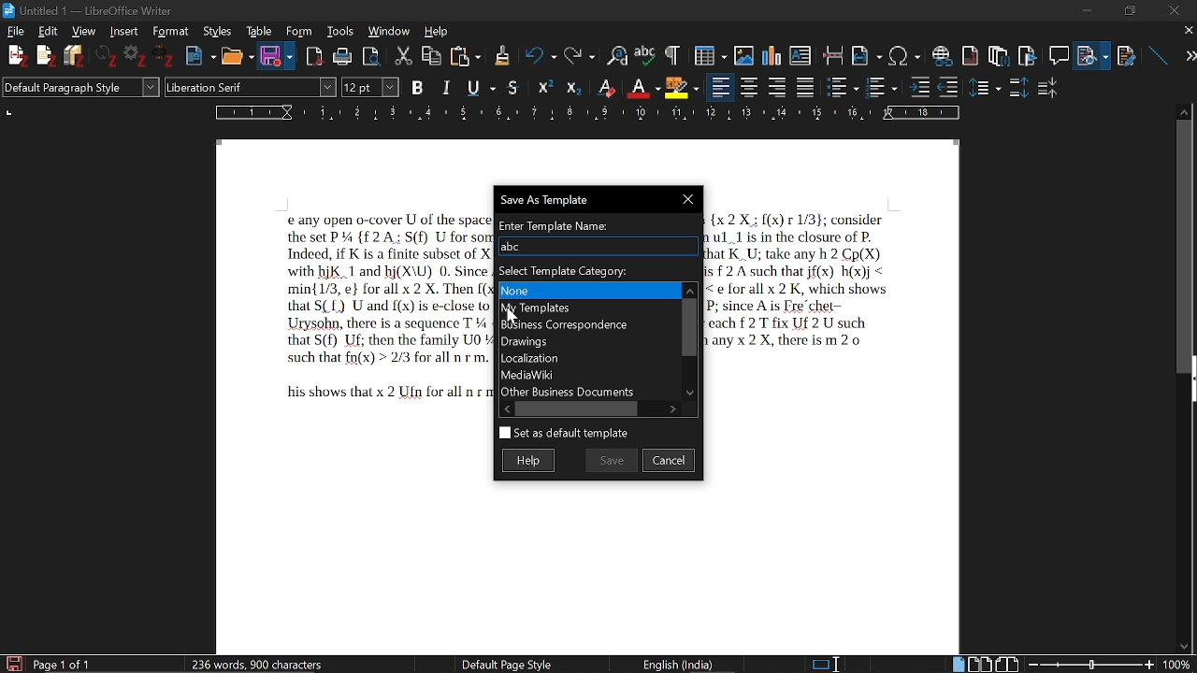 The image size is (1197, 673). Describe the element at coordinates (802, 51) in the screenshot. I see `Insert text` at that location.